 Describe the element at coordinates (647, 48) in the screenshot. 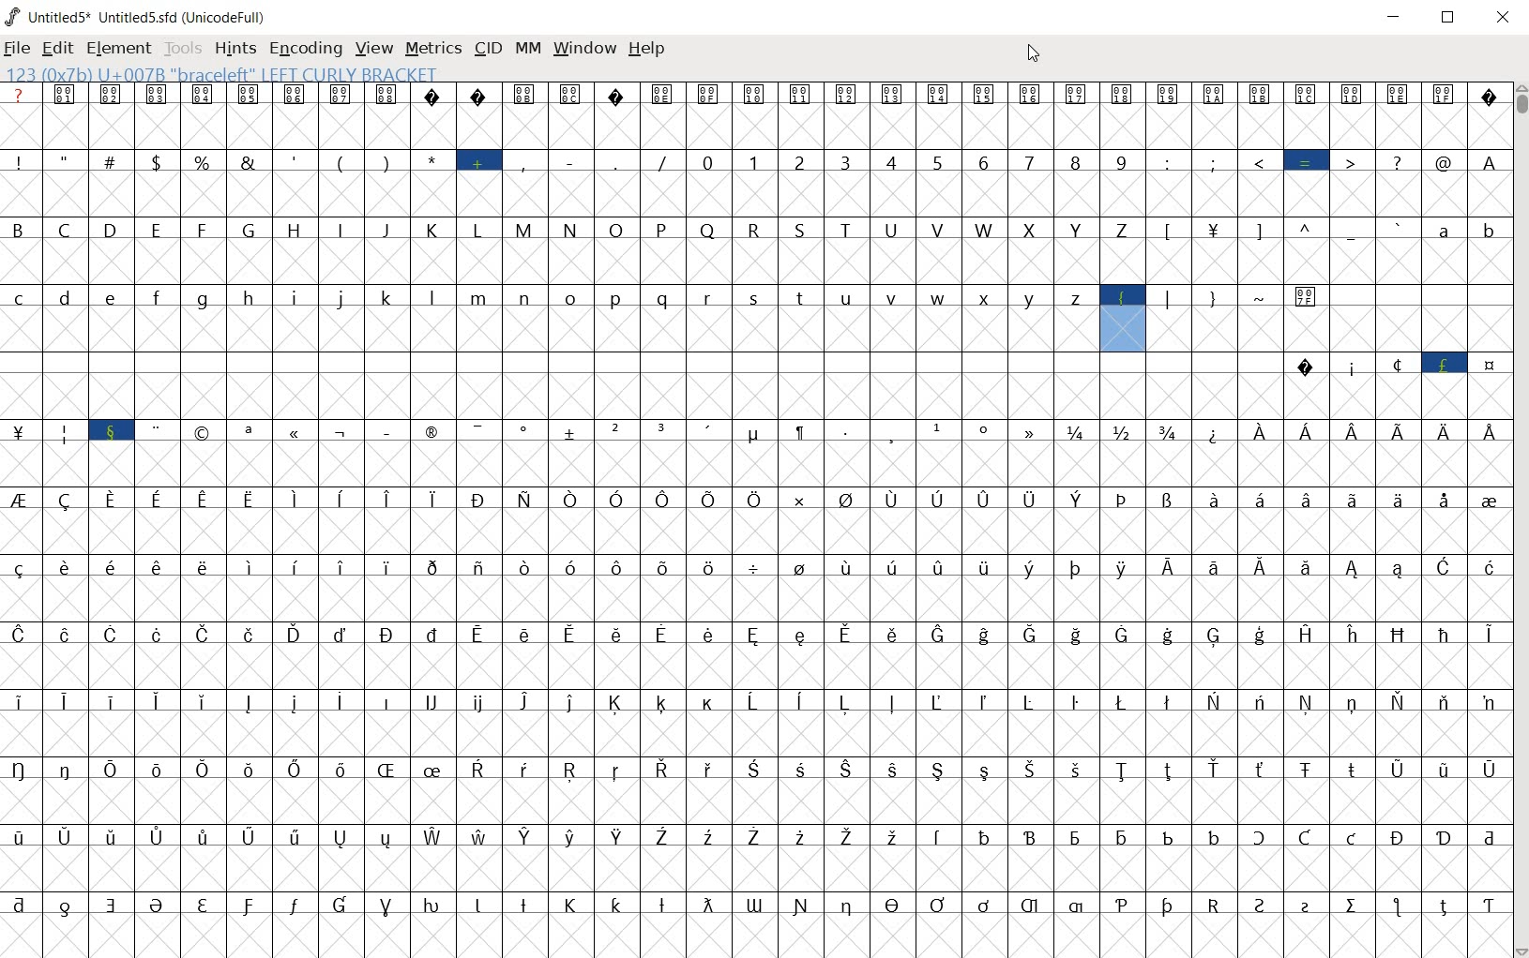

I see `HELP` at that location.